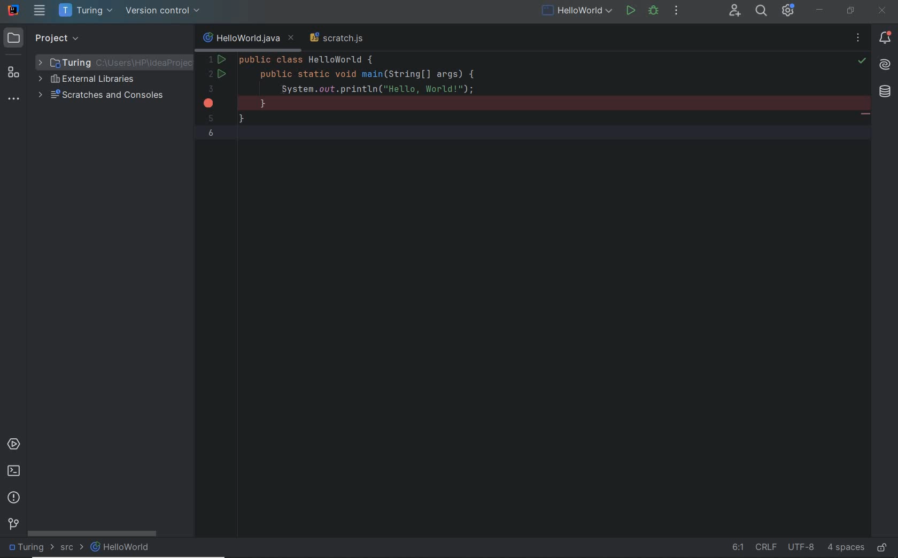 The height and width of the screenshot is (558, 898). I want to click on IDE and Project Settings, so click(789, 10).